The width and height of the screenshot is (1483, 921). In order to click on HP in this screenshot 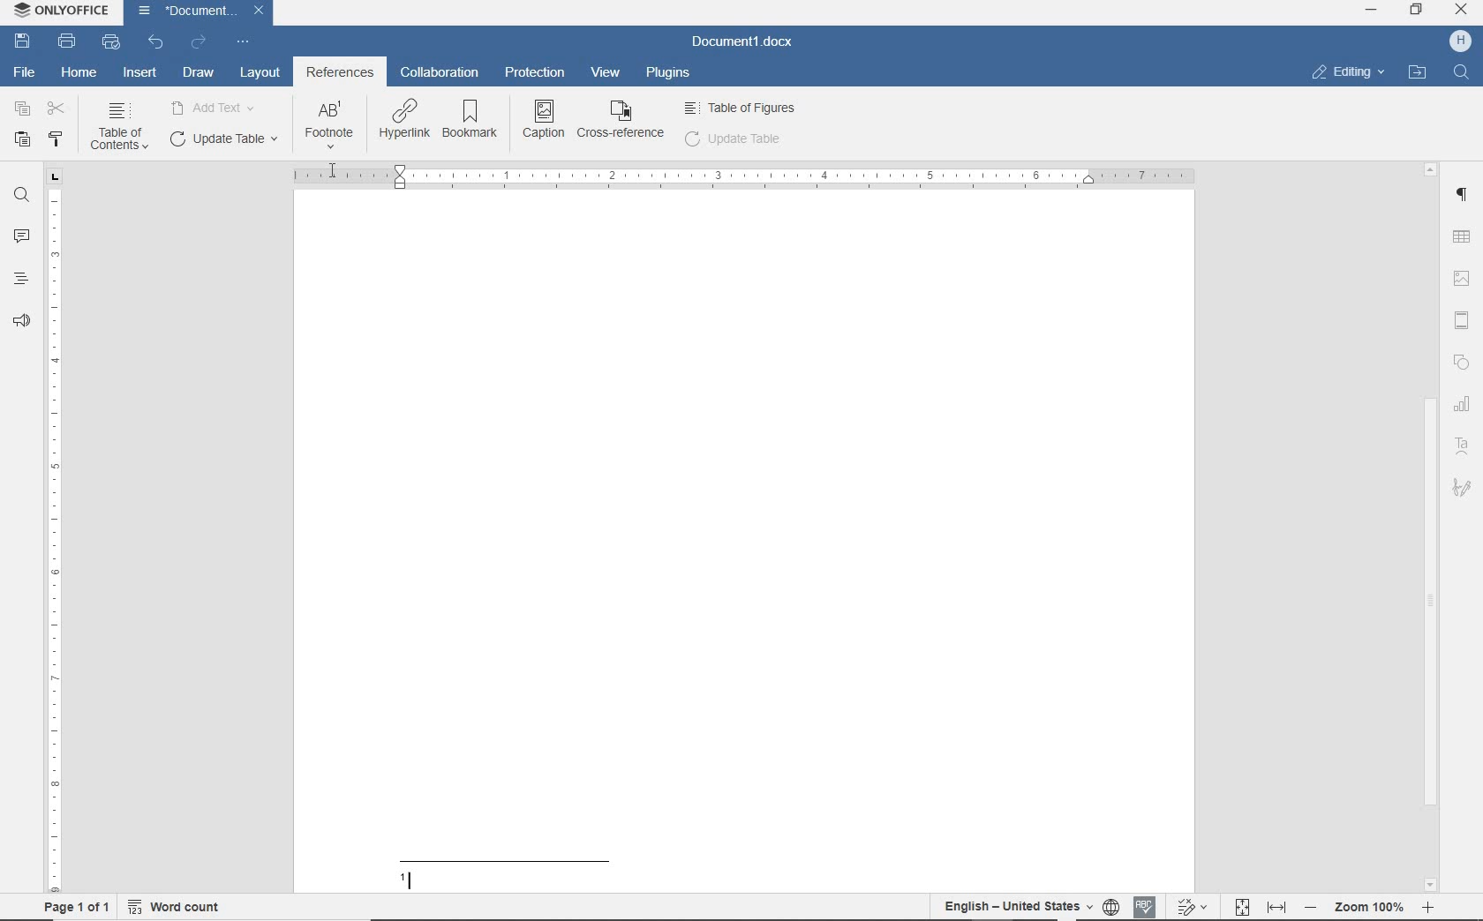, I will do `click(1460, 42)`.